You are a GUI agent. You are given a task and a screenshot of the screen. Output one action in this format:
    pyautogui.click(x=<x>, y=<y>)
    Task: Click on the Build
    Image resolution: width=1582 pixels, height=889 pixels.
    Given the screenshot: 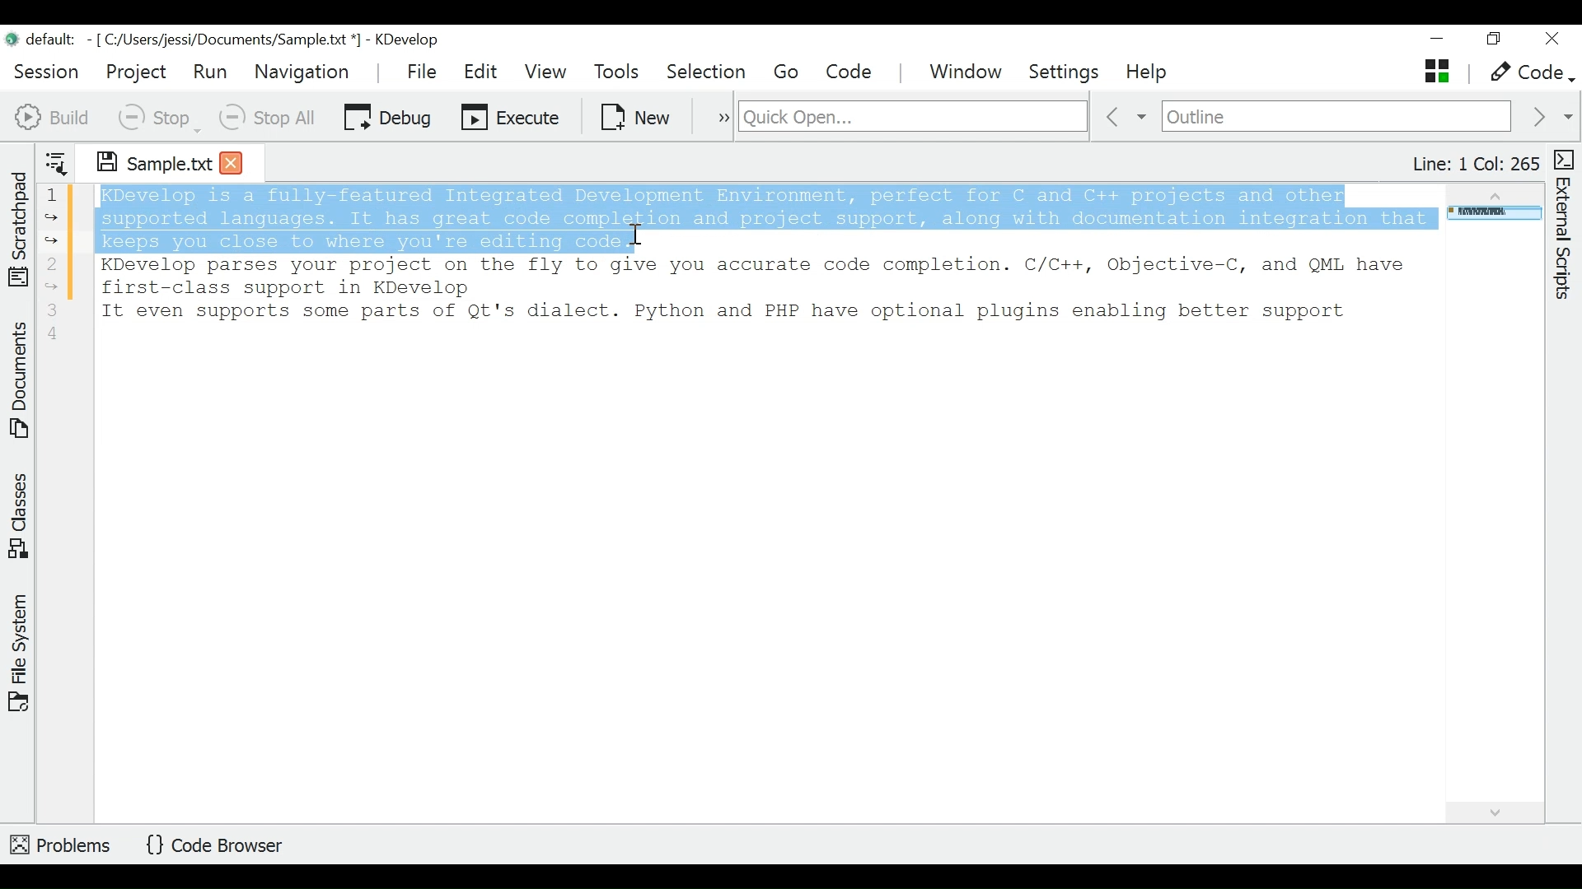 What is the action you would take?
    pyautogui.click(x=53, y=115)
    